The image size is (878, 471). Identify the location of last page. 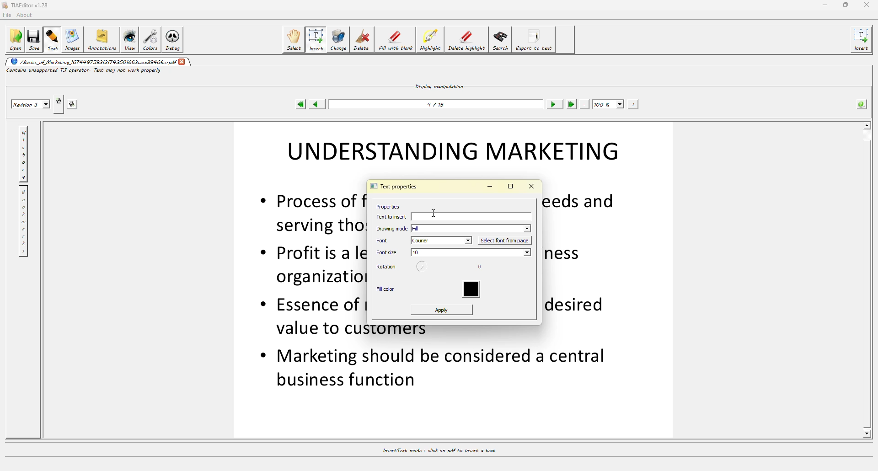
(571, 104).